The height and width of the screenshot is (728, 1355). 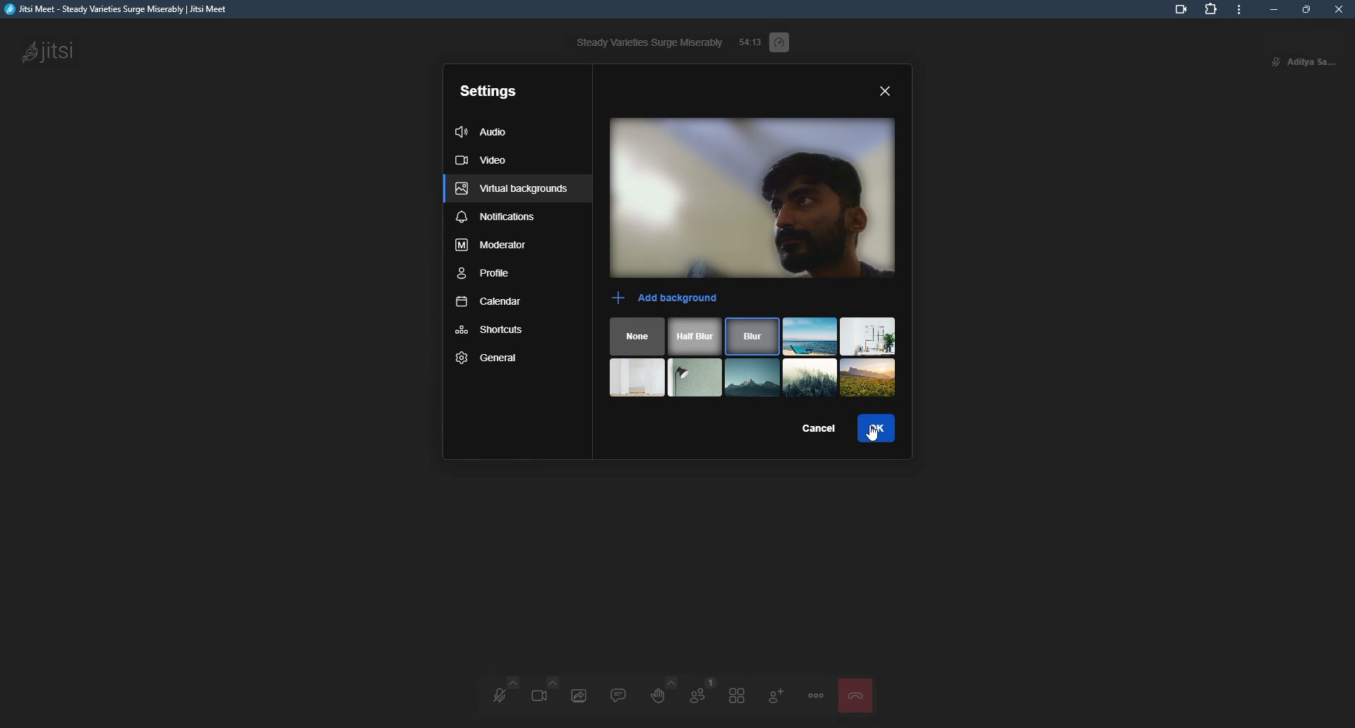 I want to click on scenery, so click(x=639, y=377).